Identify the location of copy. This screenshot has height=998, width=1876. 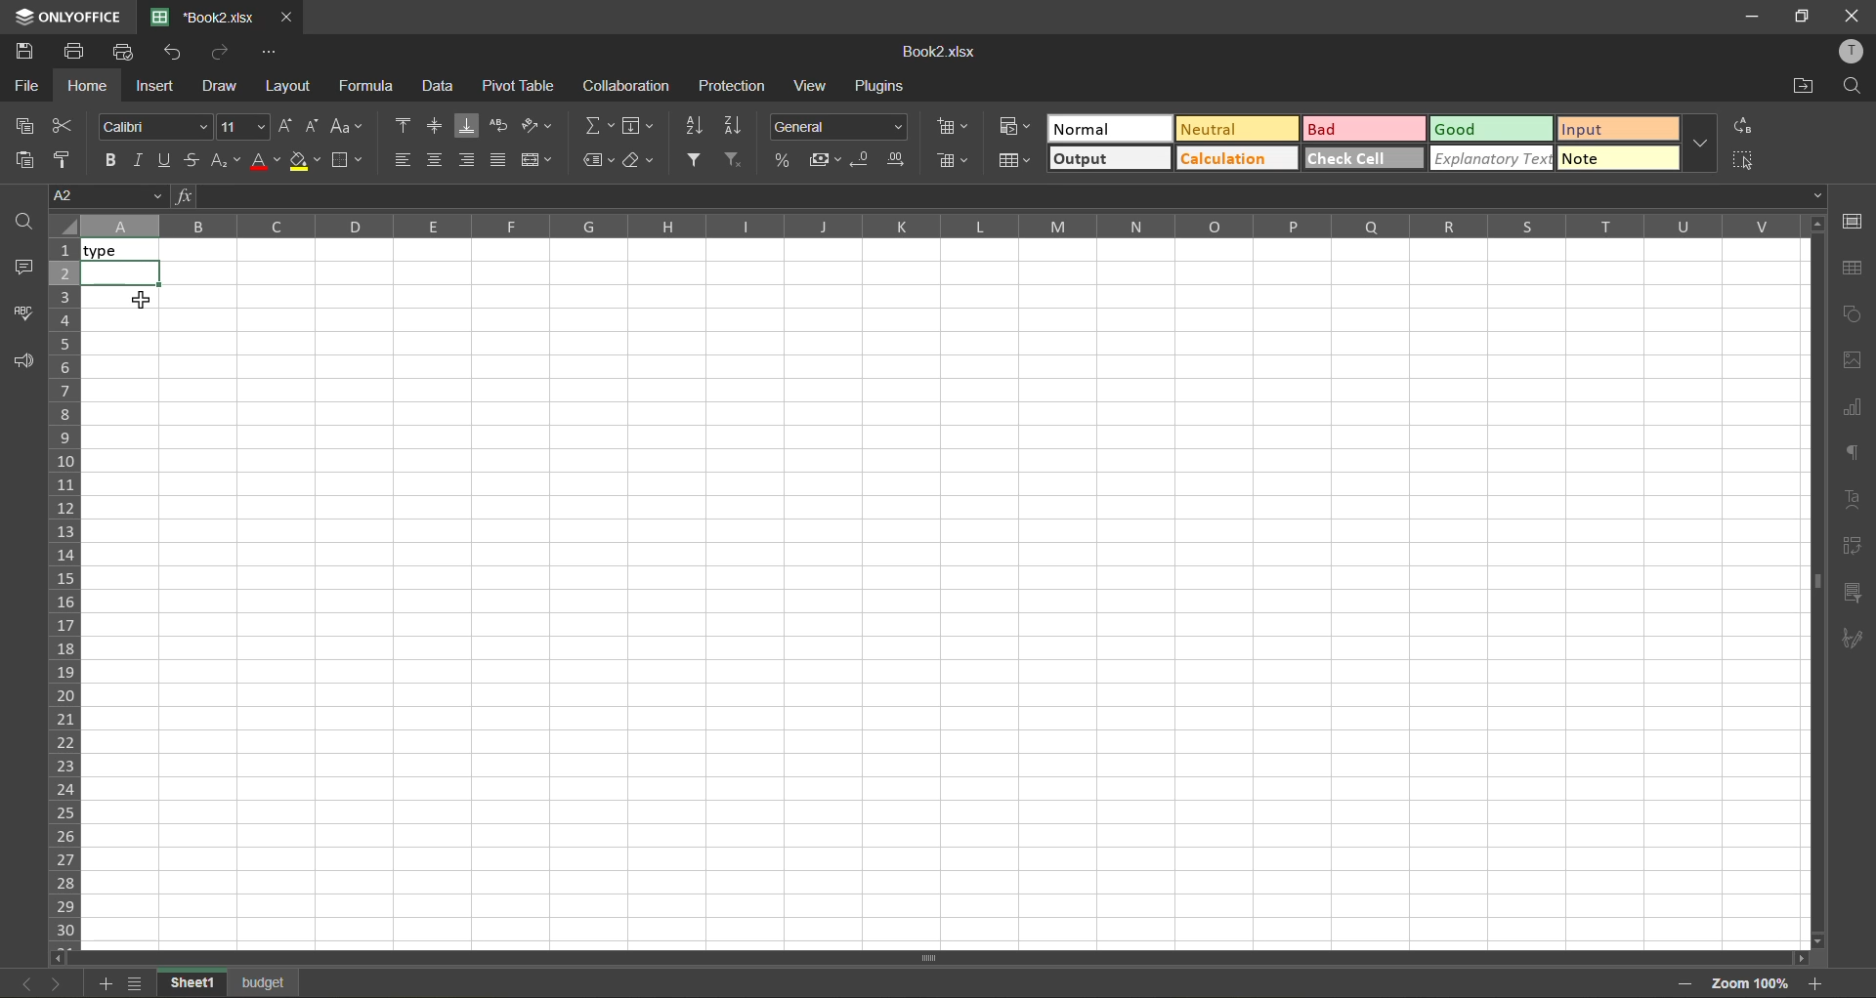
(21, 125).